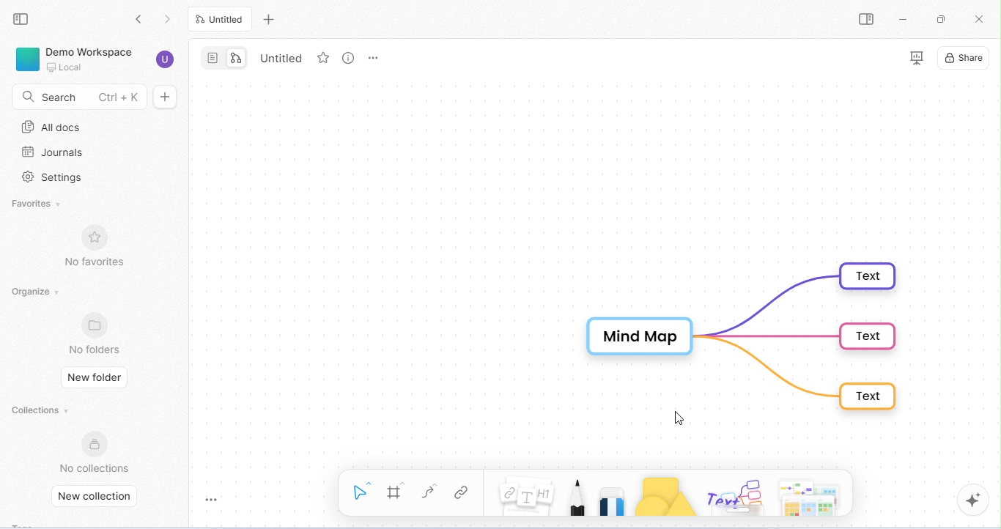 The image size is (1001, 529). Describe the element at coordinates (35, 292) in the screenshot. I see `organize` at that location.